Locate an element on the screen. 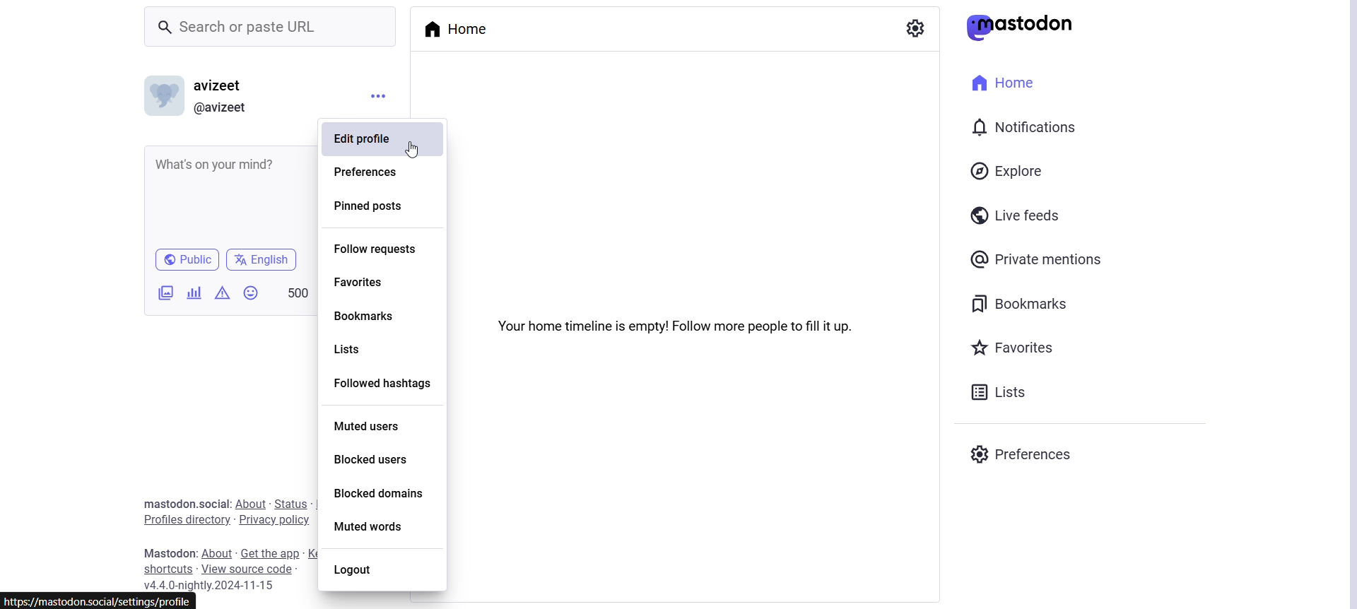 This screenshot has width=1357, height=609. Favorites is located at coordinates (1026, 348).